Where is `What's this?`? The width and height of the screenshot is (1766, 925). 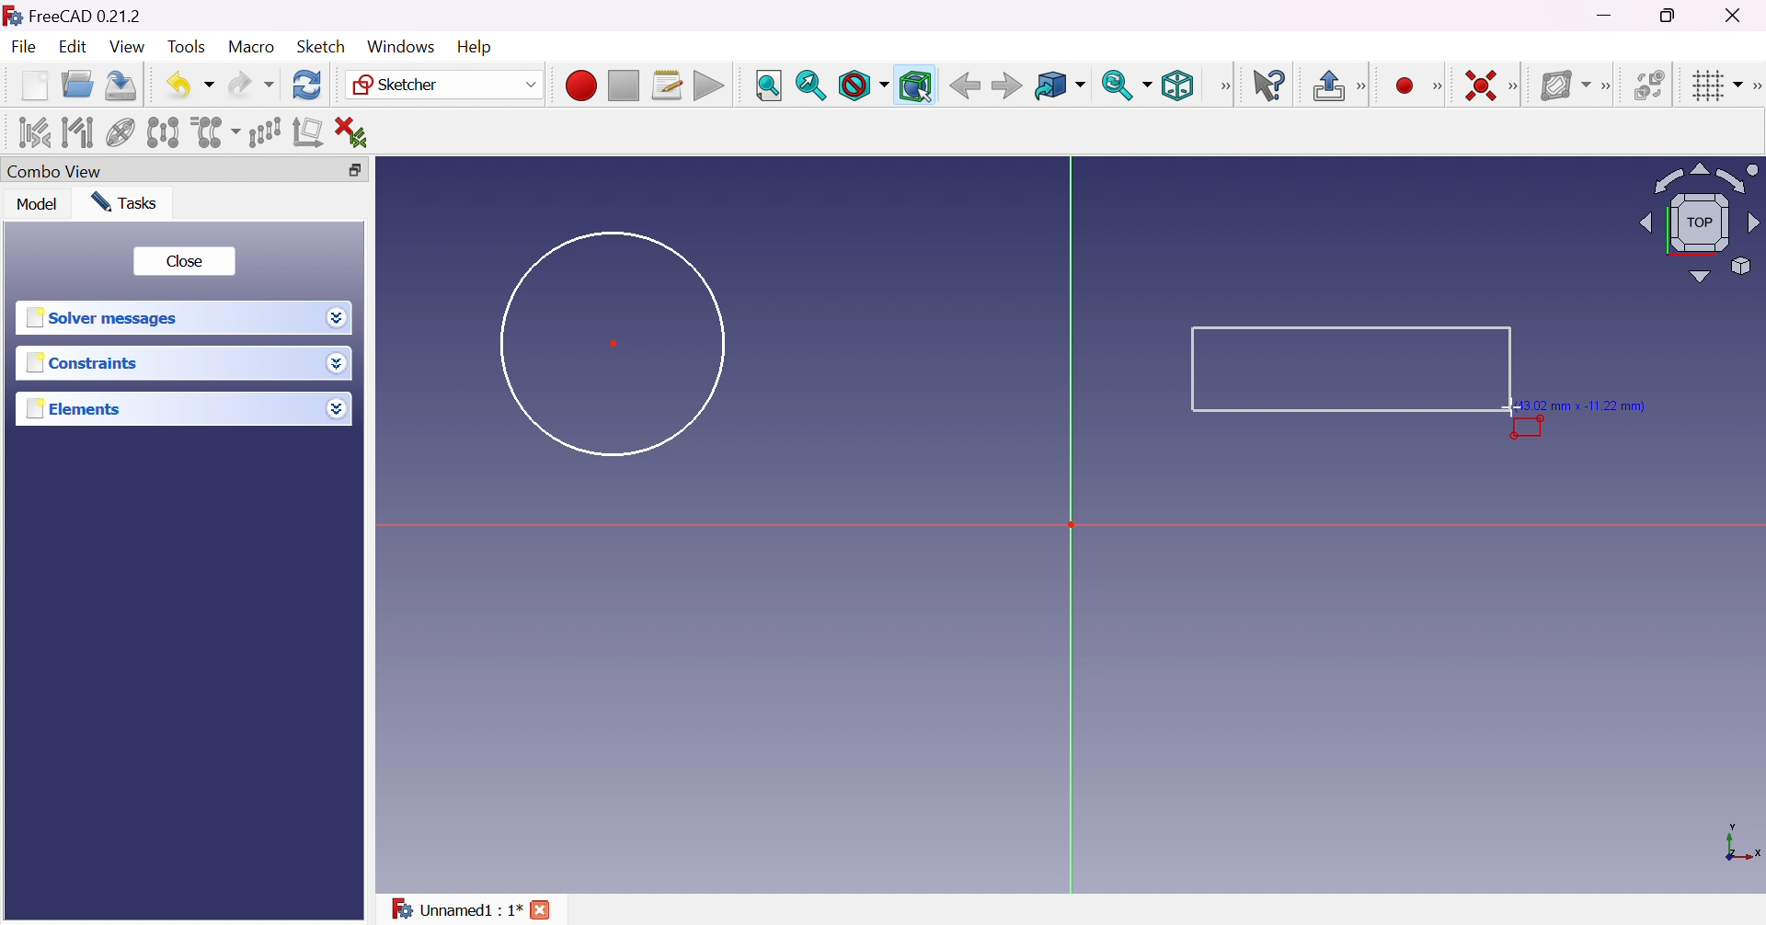
What's this? is located at coordinates (1271, 86).